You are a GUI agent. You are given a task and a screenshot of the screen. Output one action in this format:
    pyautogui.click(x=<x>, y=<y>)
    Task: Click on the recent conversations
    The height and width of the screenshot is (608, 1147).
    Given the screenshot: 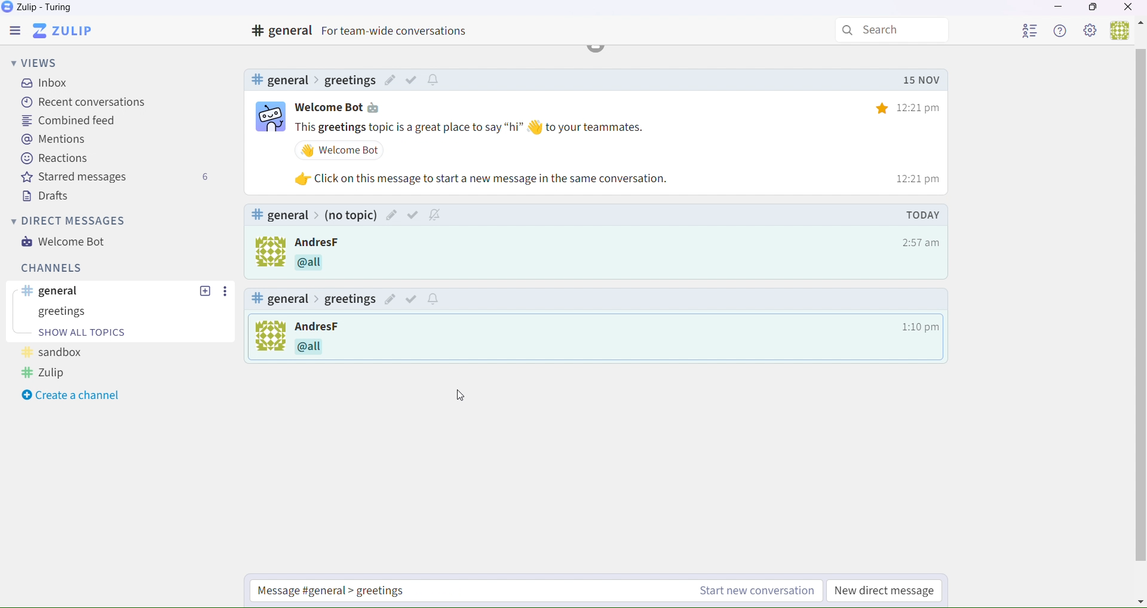 What is the action you would take?
    pyautogui.click(x=84, y=102)
    